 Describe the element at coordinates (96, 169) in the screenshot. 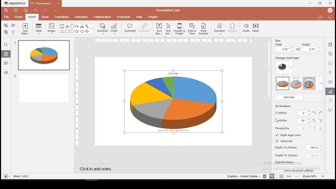

I see `click to add notes` at that location.